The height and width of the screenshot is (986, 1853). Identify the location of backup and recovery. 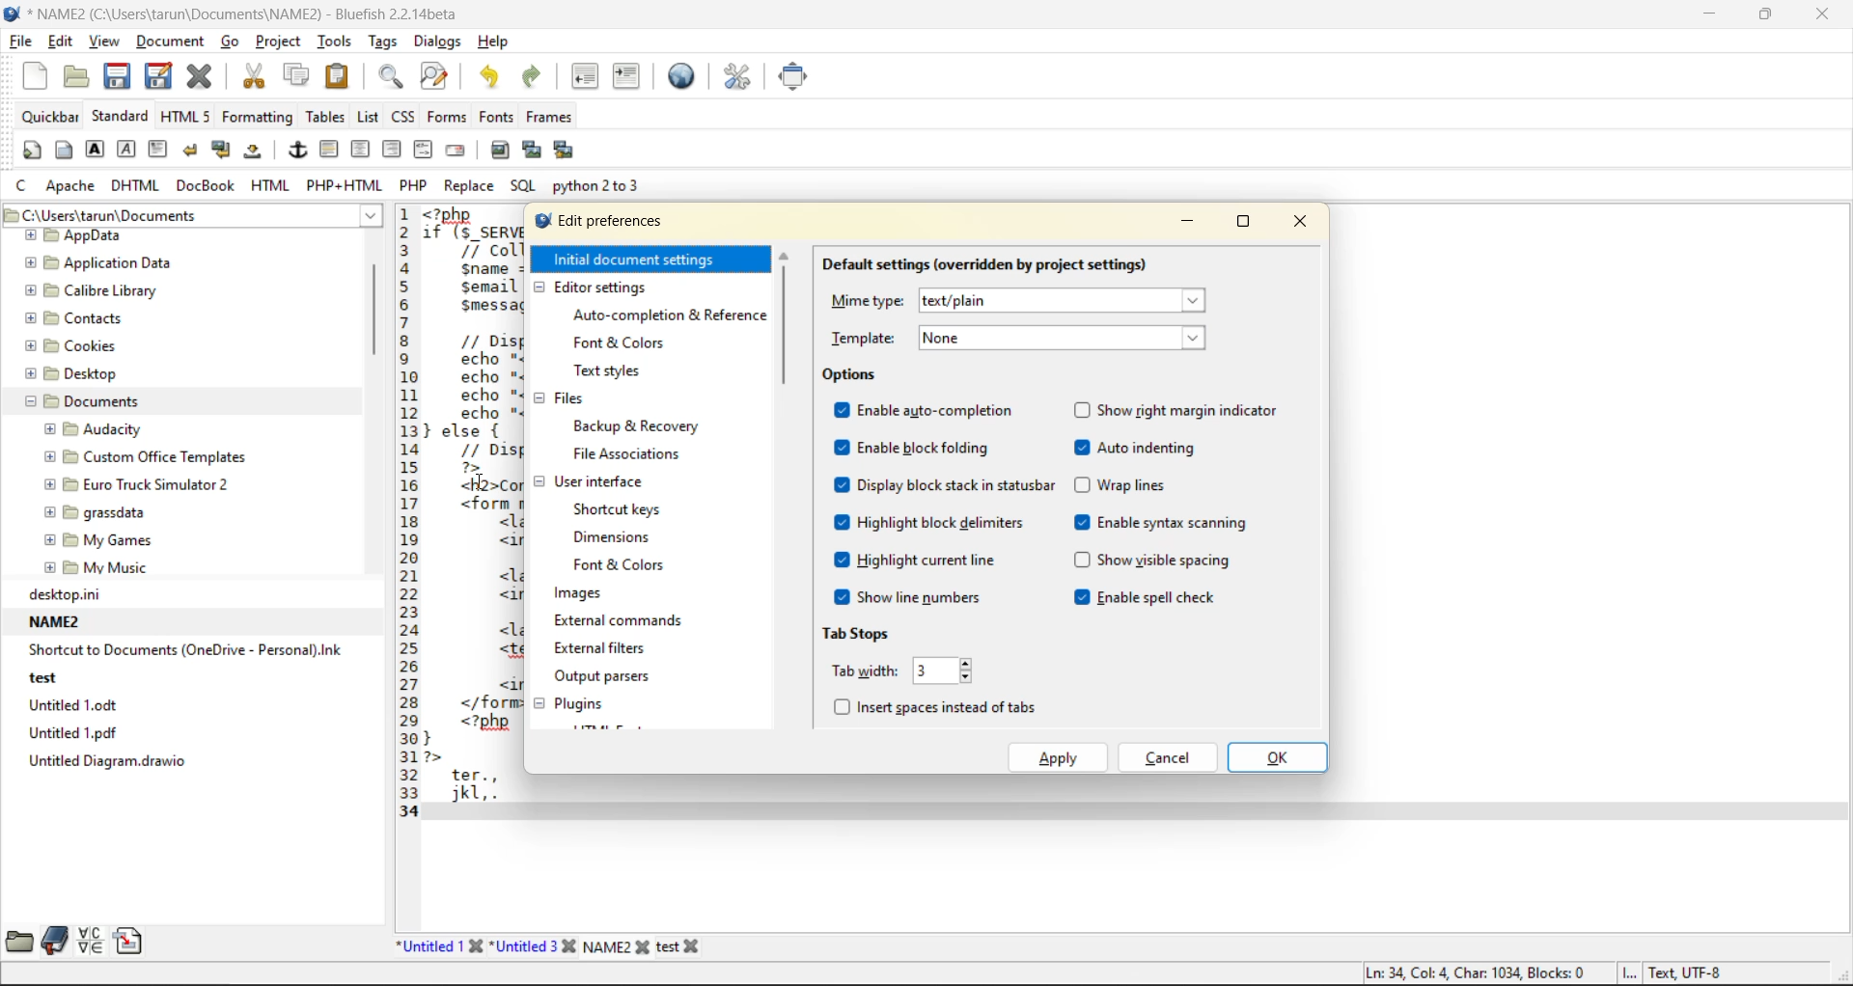
(643, 426).